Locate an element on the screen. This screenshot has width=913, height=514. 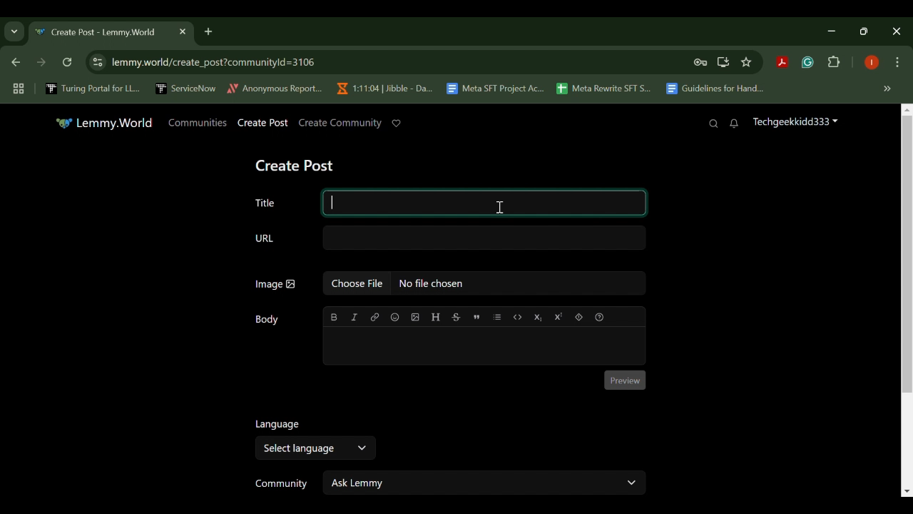
Cursor on Post Title Field is located at coordinates (500, 205).